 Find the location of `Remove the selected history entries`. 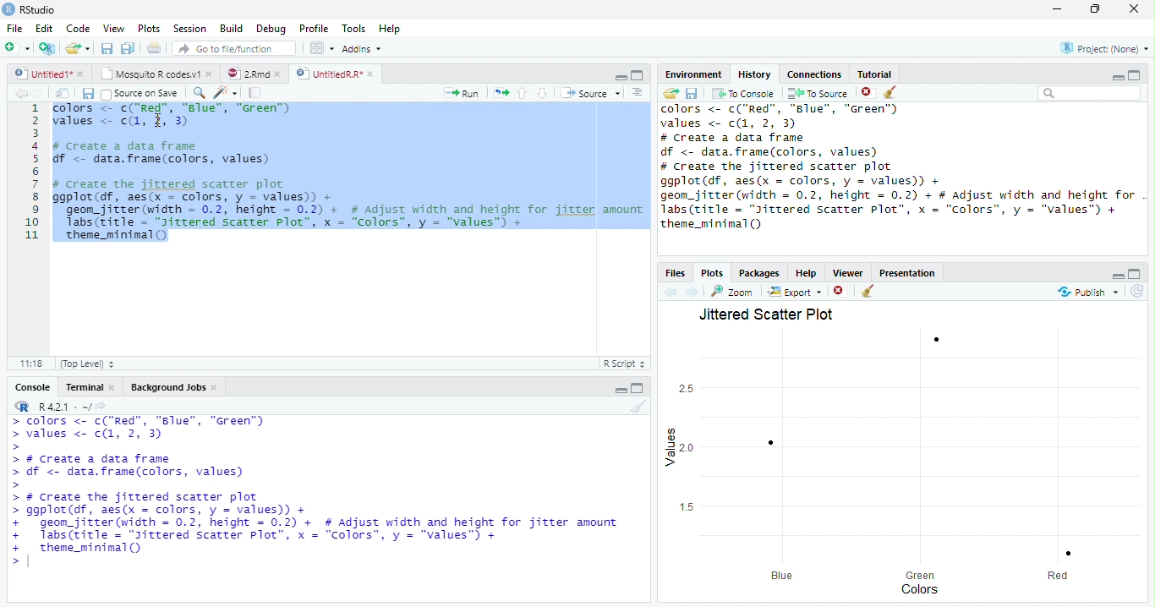

Remove the selected history entries is located at coordinates (868, 93).